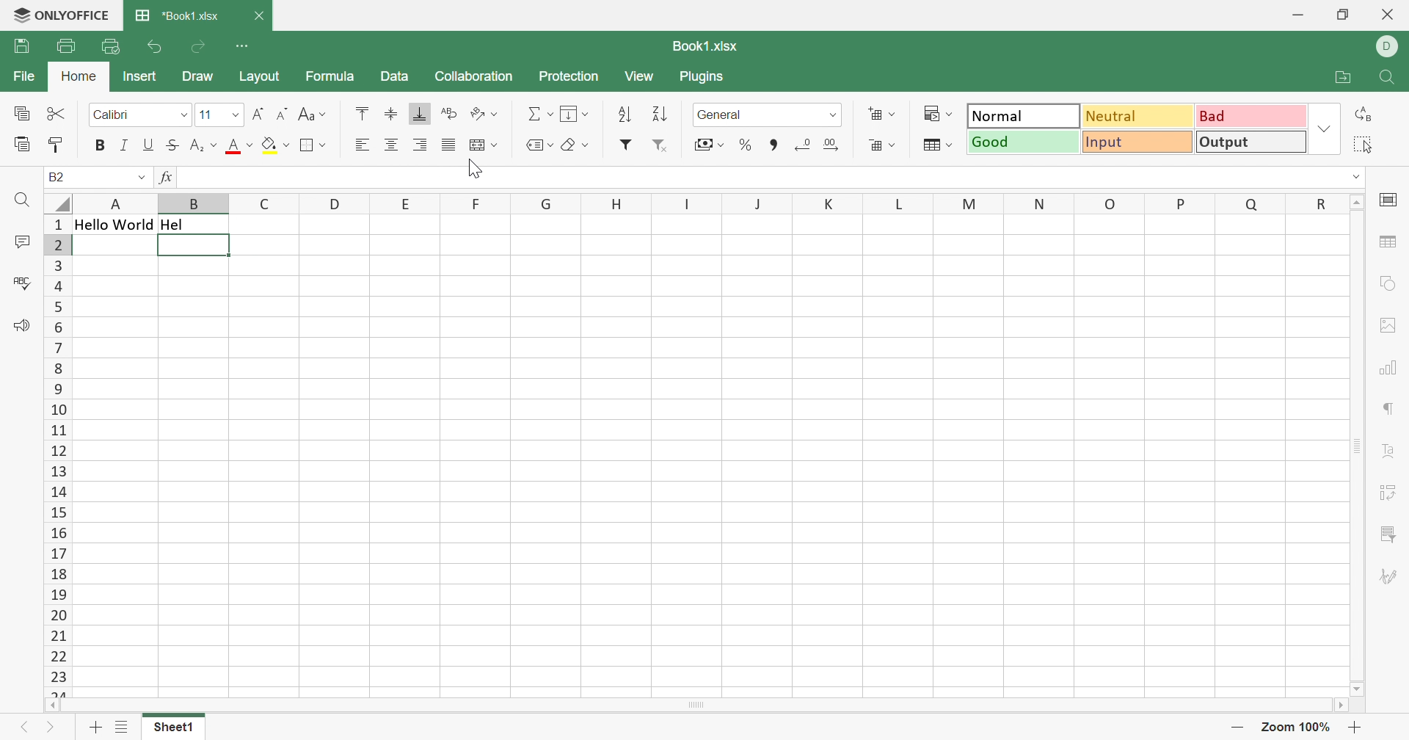  What do you see at coordinates (18, 242) in the screenshot?
I see `Comments` at bounding box center [18, 242].